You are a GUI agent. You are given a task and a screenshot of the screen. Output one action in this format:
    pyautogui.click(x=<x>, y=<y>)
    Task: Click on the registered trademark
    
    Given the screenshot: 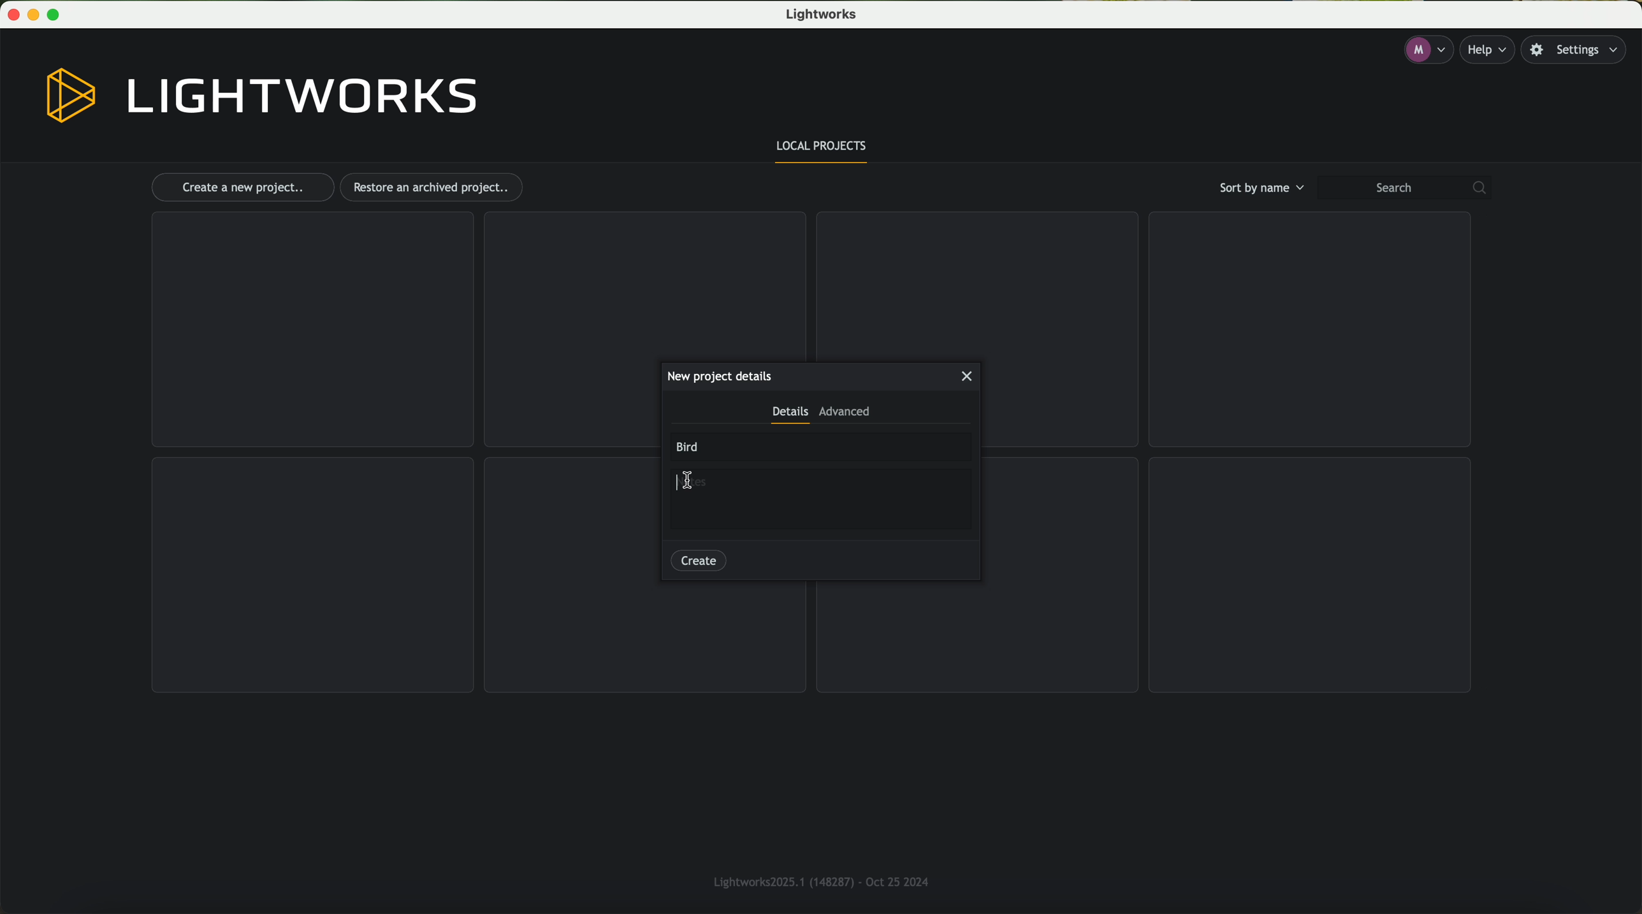 What is the action you would take?
    pyautogui.click(x=817, y=880)
    